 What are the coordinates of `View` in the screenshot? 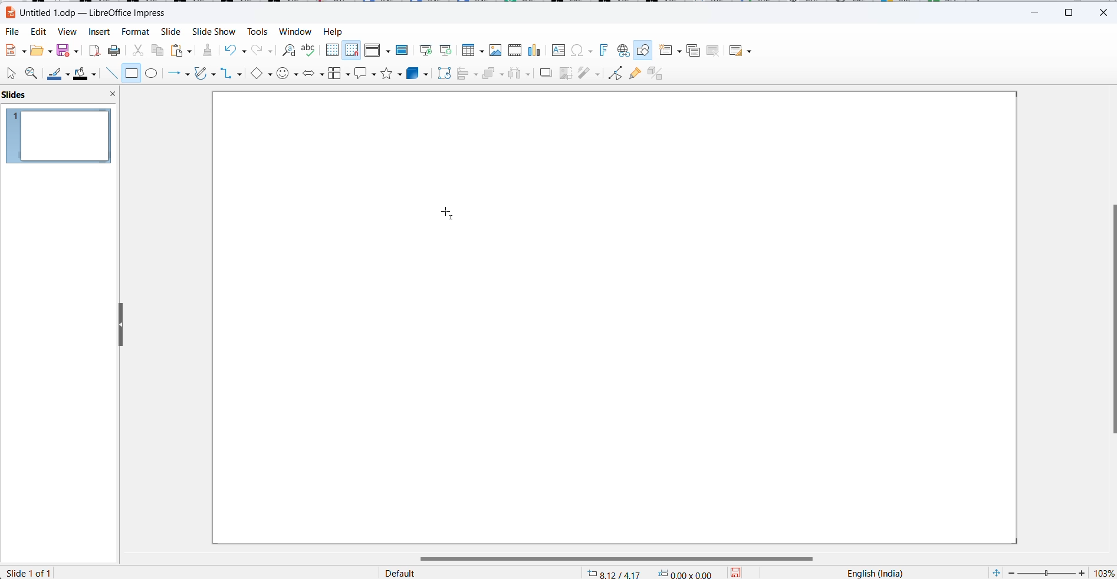 It's located at (67, 32).